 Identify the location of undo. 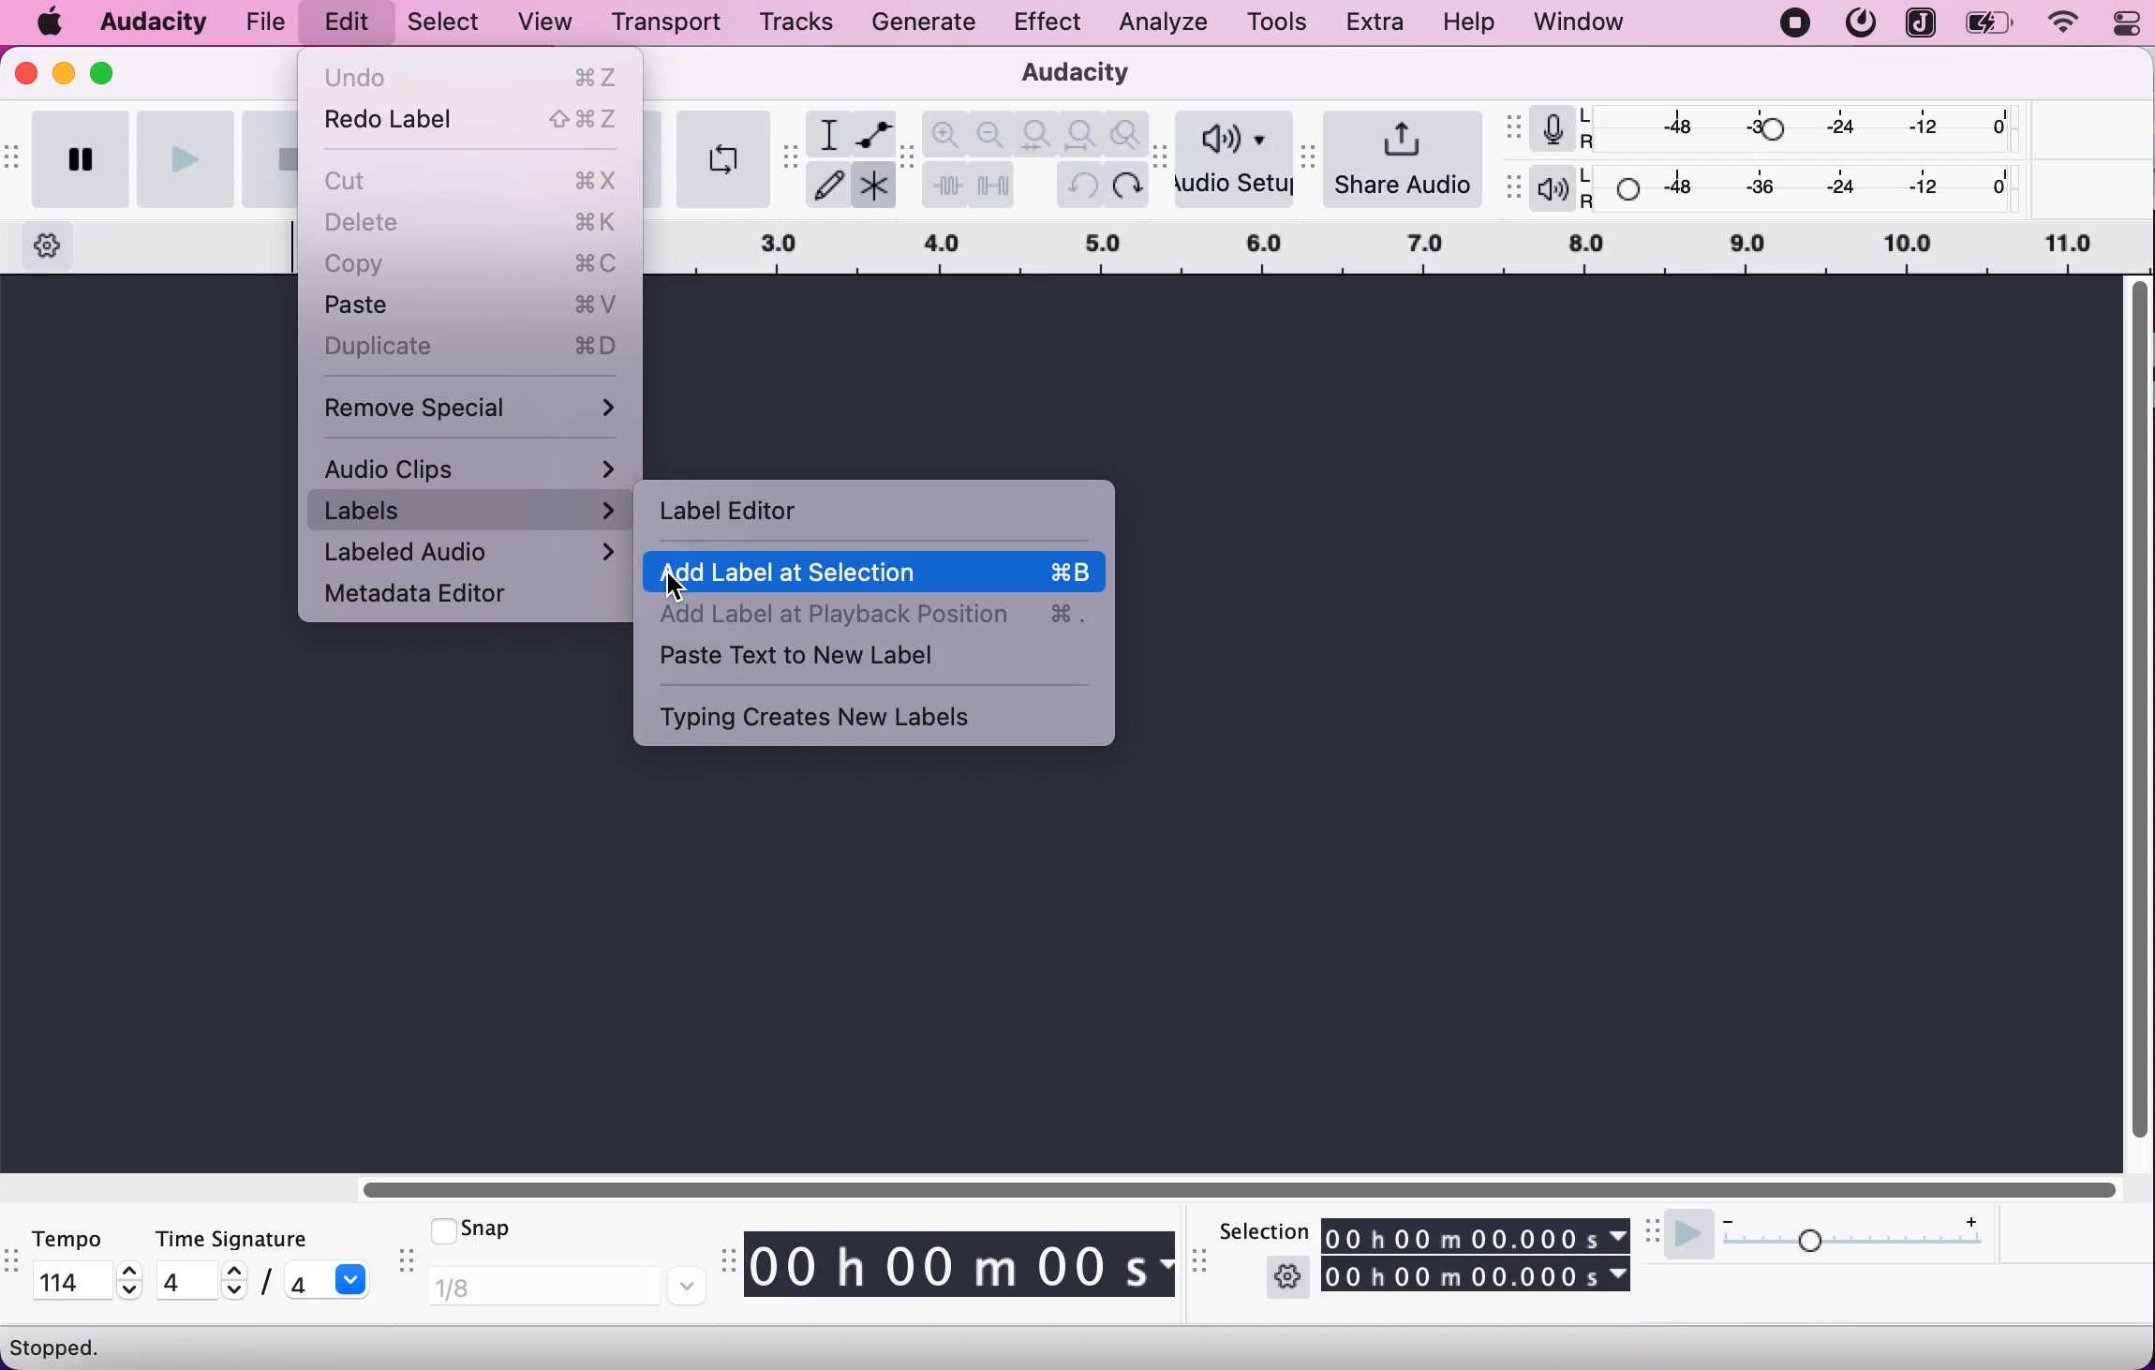
(473, 76).